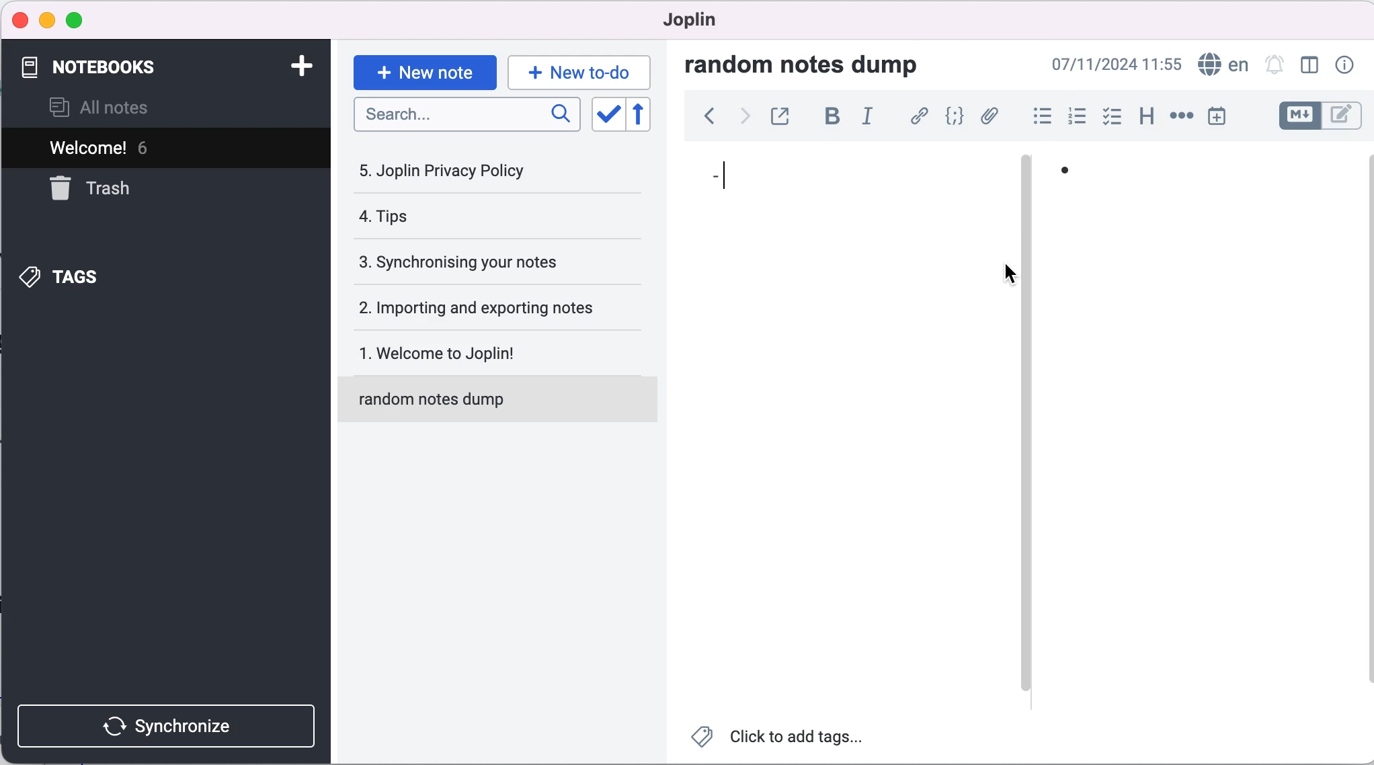  Describe the element at coordinates (951, 118) in the screenshot. I see `code` at that location.